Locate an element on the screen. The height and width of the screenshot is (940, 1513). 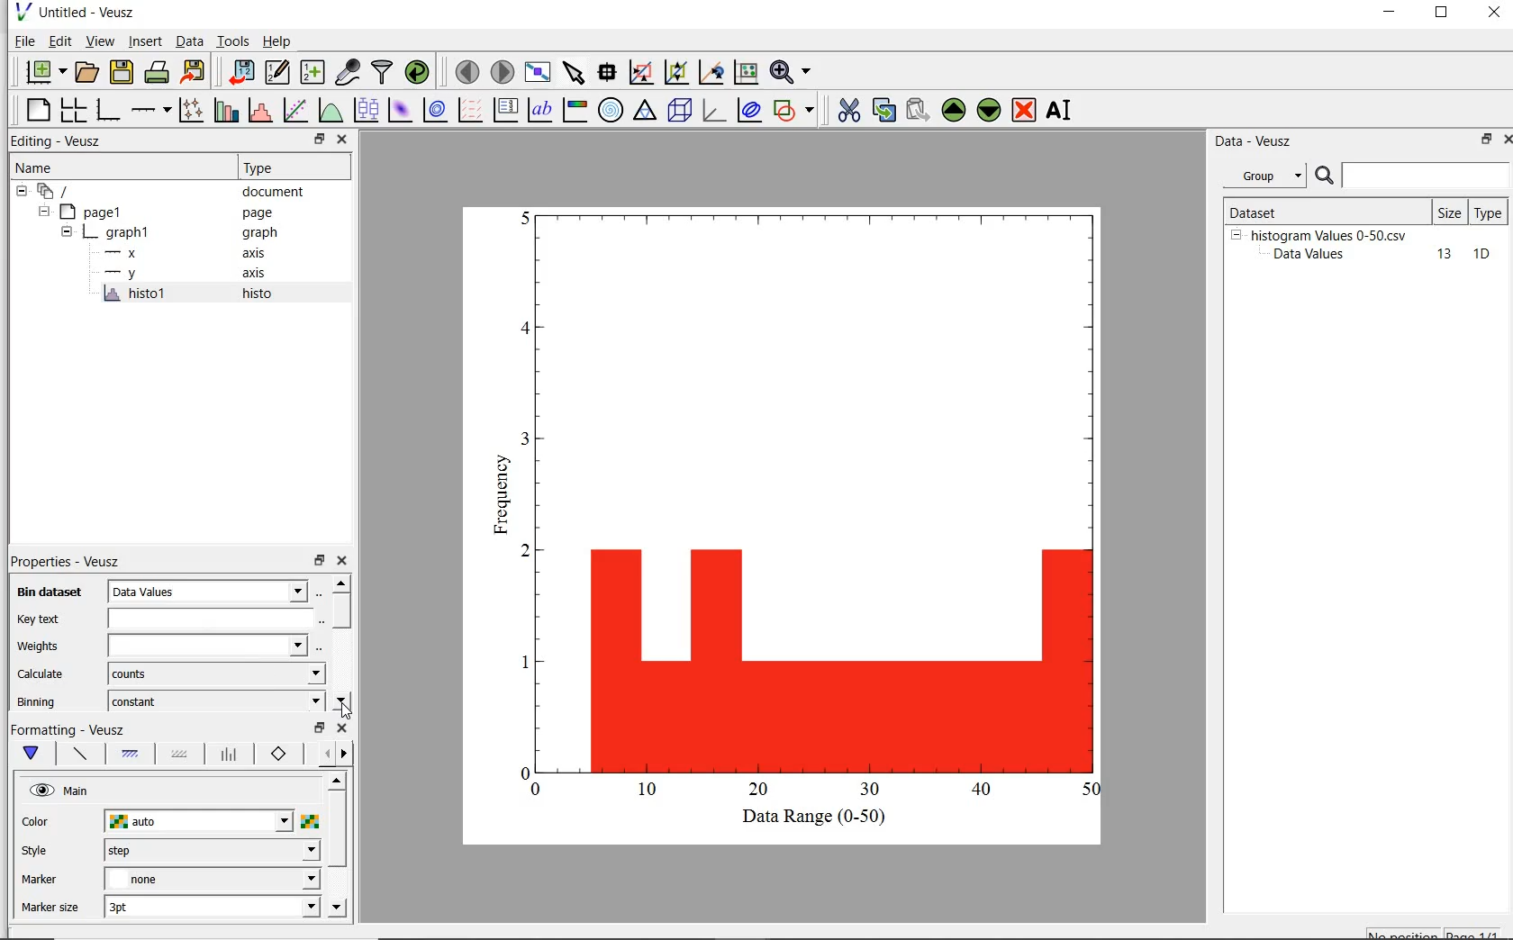
new document is located at coordinates (44, 71).